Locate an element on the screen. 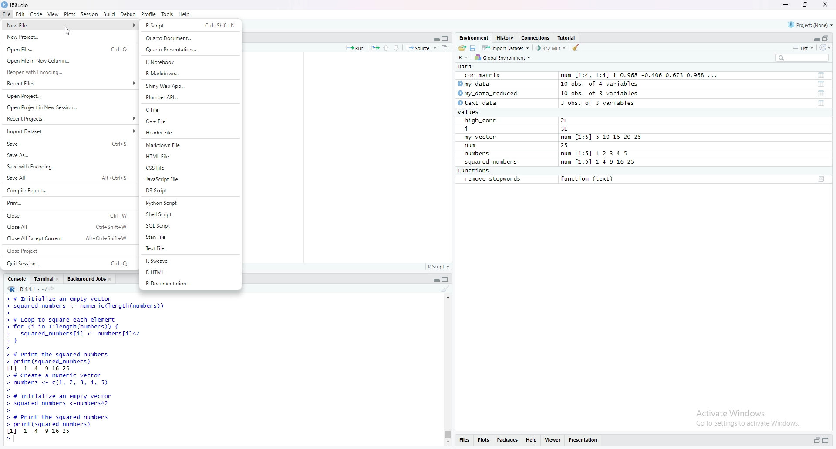 The width and height of the screenshot is (836, 449). Activate Windows
Go to Settings to activate Windows. is located at coordinates (747, 417).